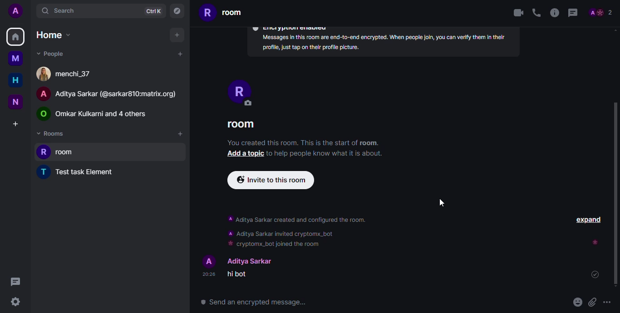 The width and height of the screenshot is (620, 313). Describe the element at coordinates (576, 301) in the screenshot. I see `emoji` at that location.